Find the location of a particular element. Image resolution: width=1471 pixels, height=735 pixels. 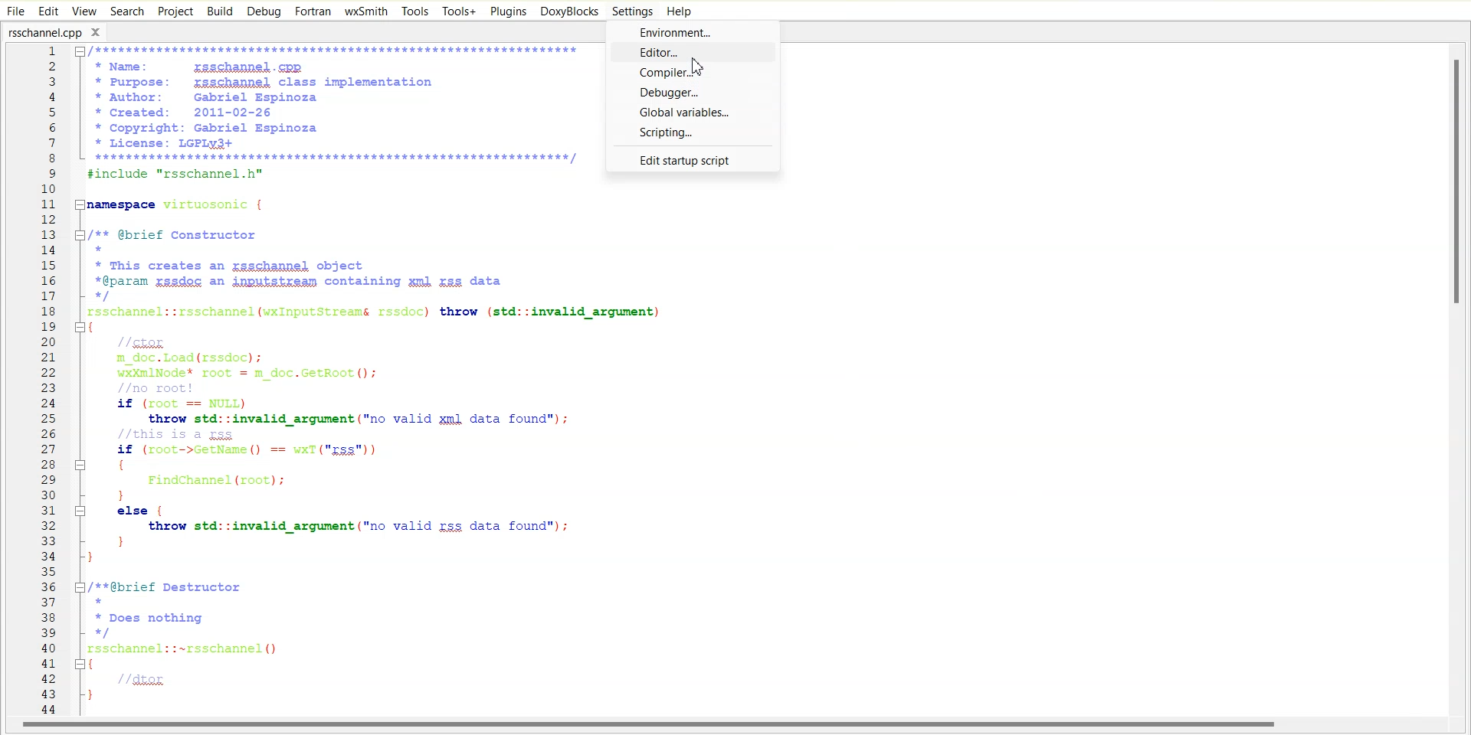

Global variable is located at coordinates (693, 113).